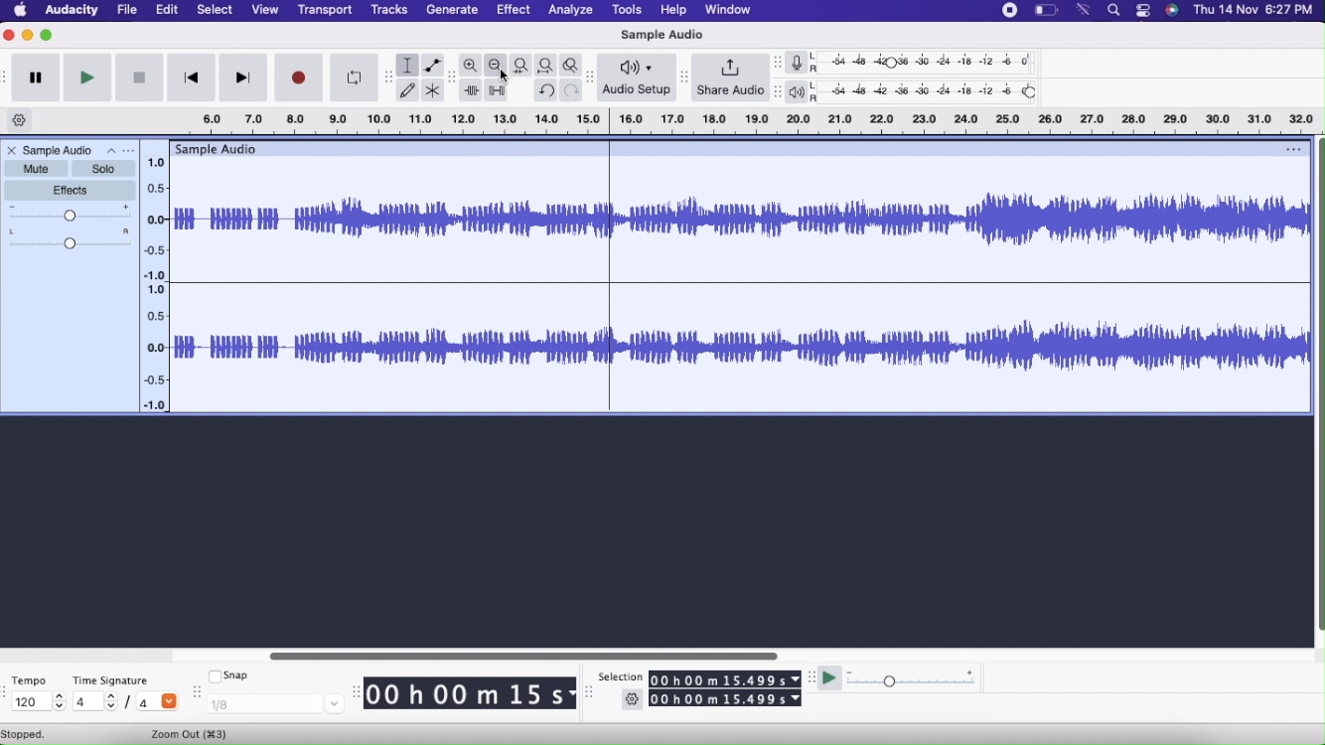 The width and height of the screenshot is (1325, 745). I want to click on Slider, so click(529, 653).